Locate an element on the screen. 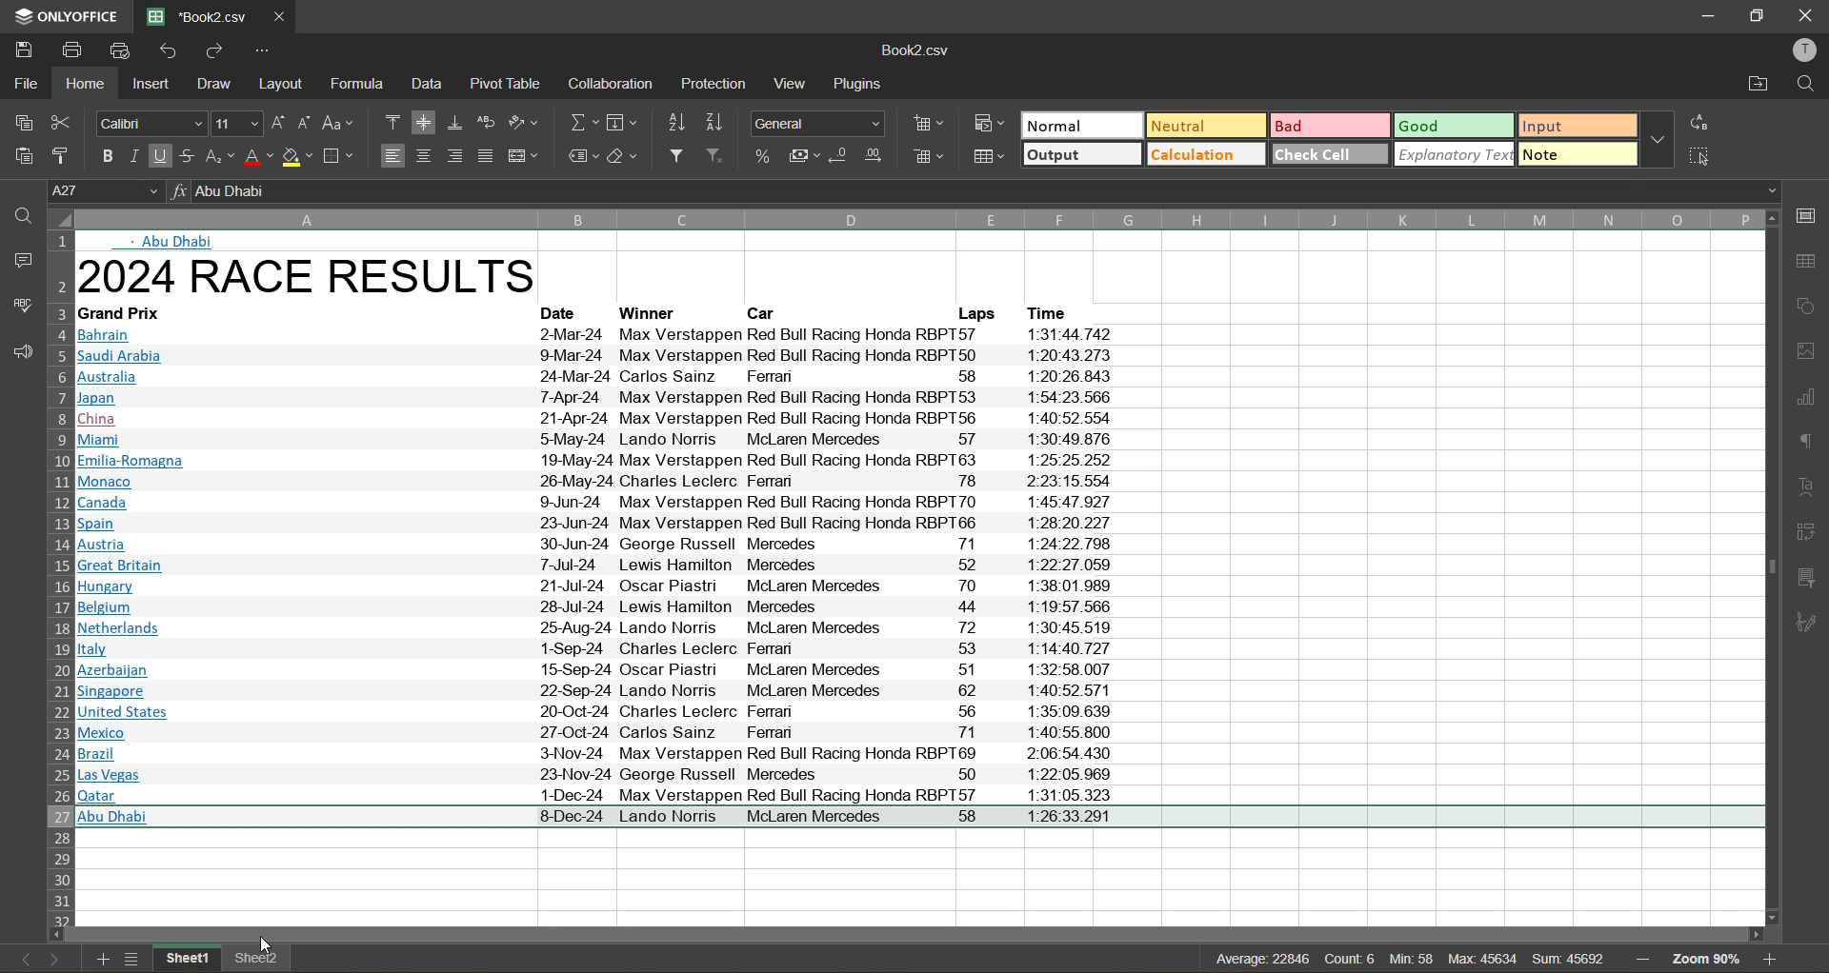 The width and height of the screenshot is (1829, 973). text info is located at coordinates (610, 483).